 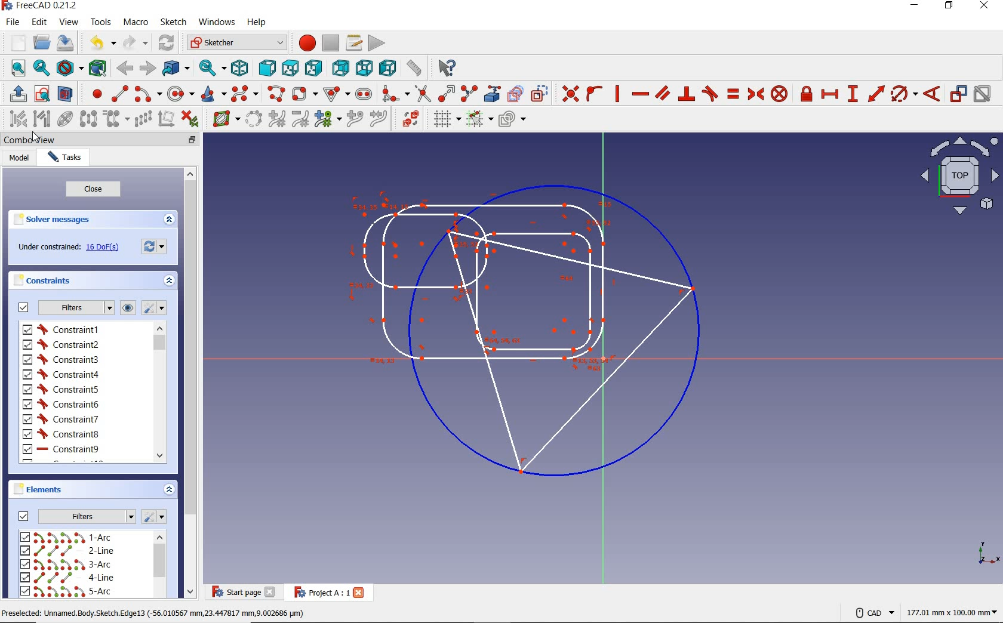 What do you see at coordinates (64, 329) in the screenshot?
I see `constraint1` at bounding box center [64, 329].